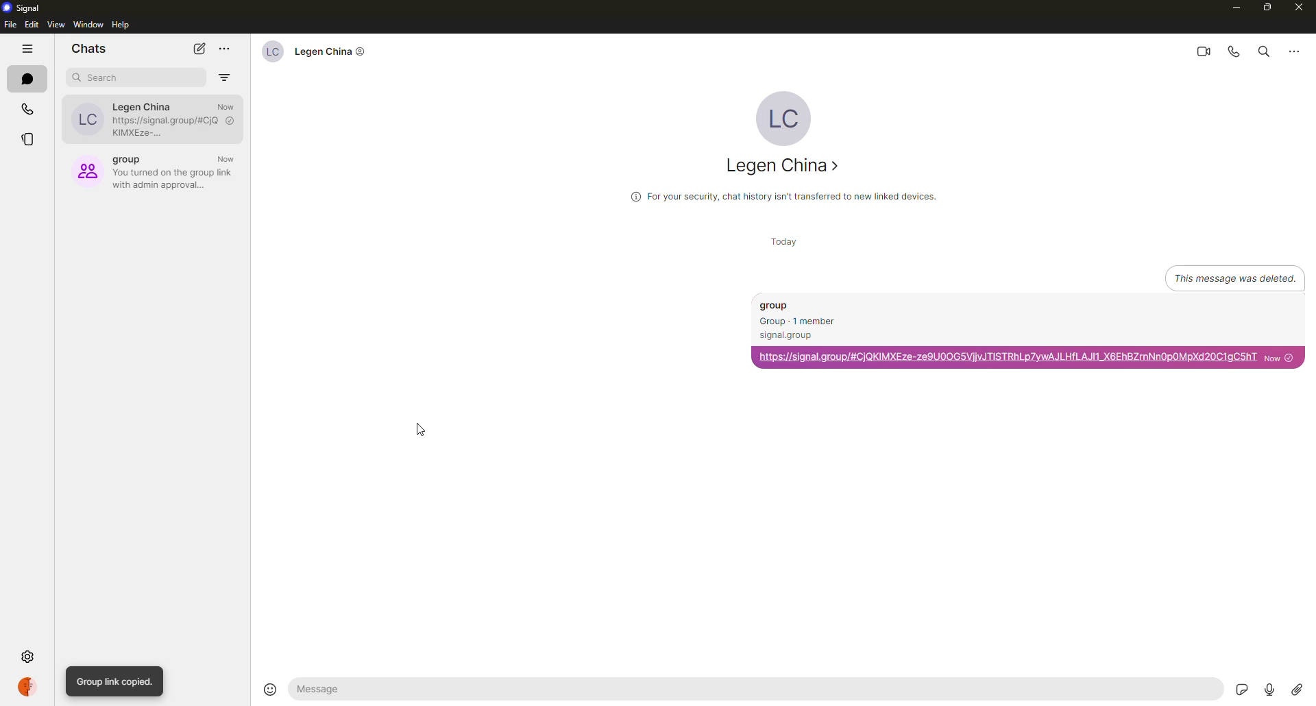 The image size is (1316, 706). What do you see at coordinates (200, 48) in the screenshot?
I see `new chat` at bounding box center [200, 48].